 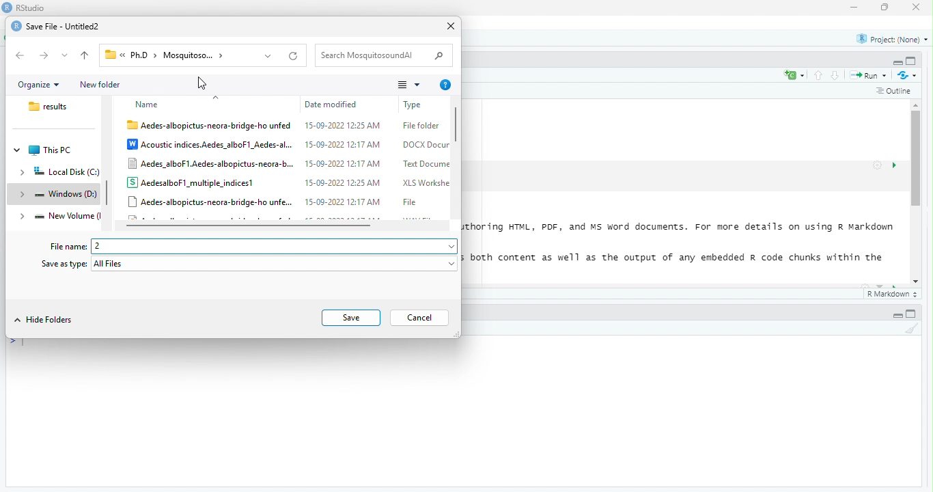 What do you see at coordinates (294, 56) in the screenshot?
I see `reload` at bounding box center [294, 56].